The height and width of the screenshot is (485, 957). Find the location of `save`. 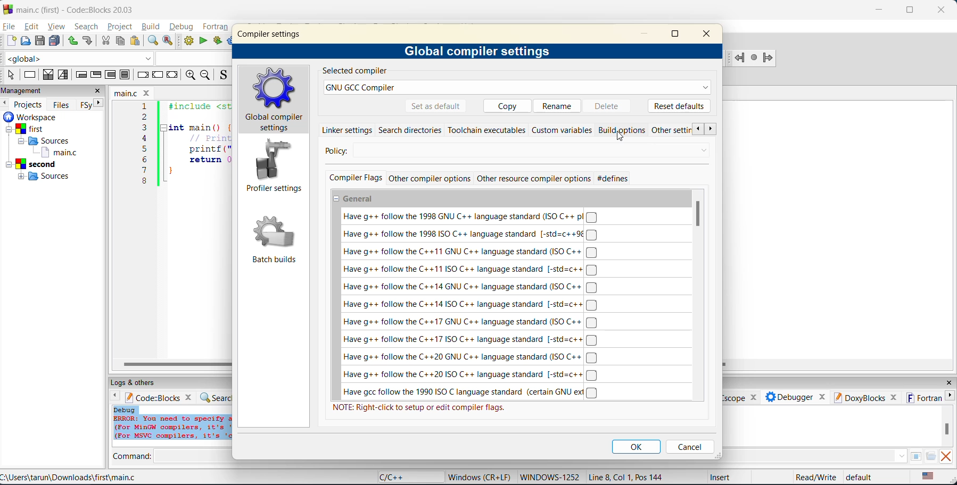

save is located at coordinates (40, 41).